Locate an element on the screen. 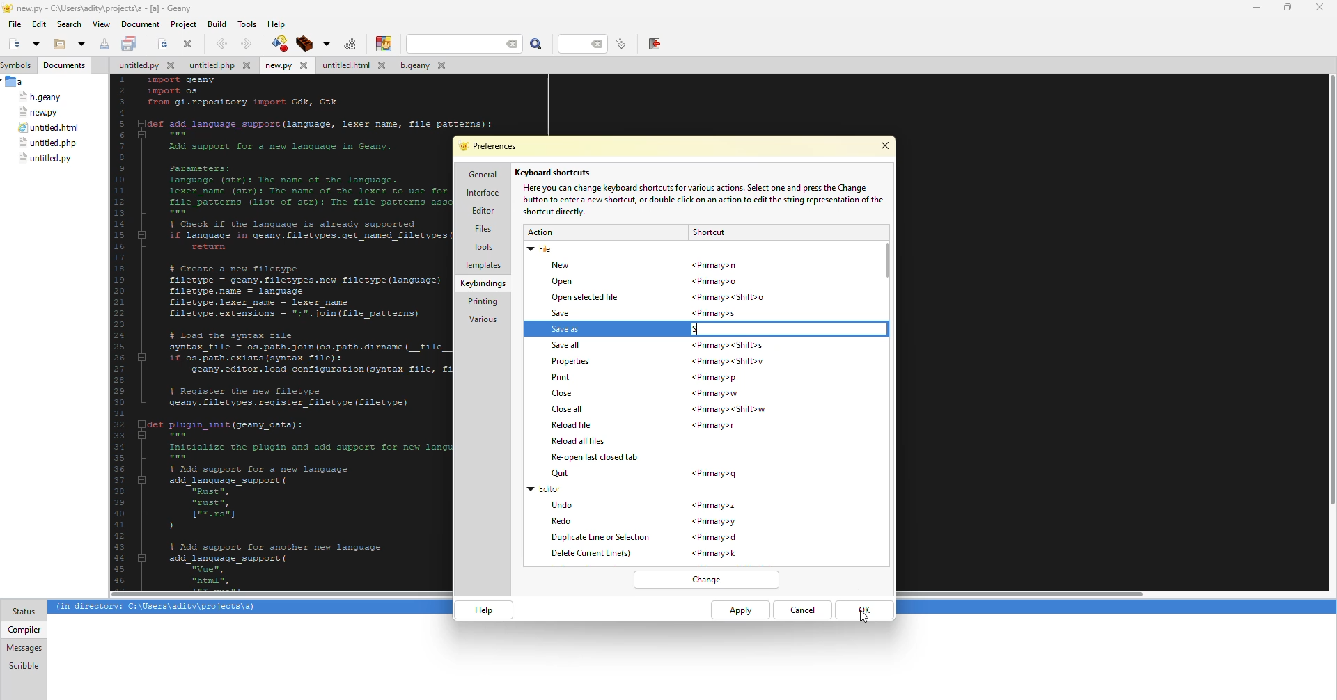 The width and height of the screenshot is (1337, 700). save as is located at coordinates (568, 329).